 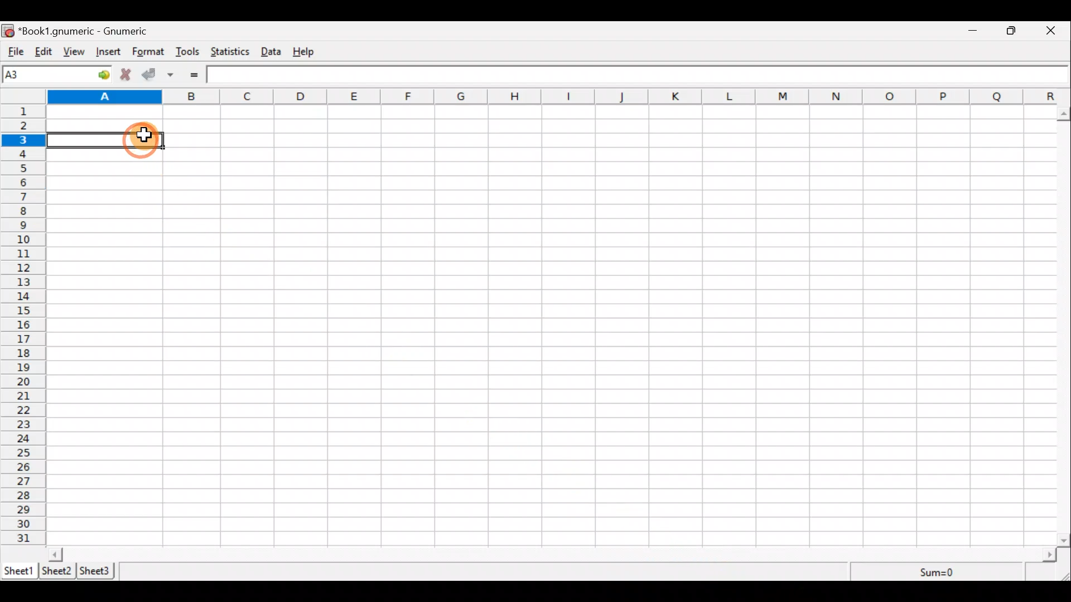 What do you see at coordinates (148, 52) in the screenshot?
I see `Format` at bounding box center [148, 52].